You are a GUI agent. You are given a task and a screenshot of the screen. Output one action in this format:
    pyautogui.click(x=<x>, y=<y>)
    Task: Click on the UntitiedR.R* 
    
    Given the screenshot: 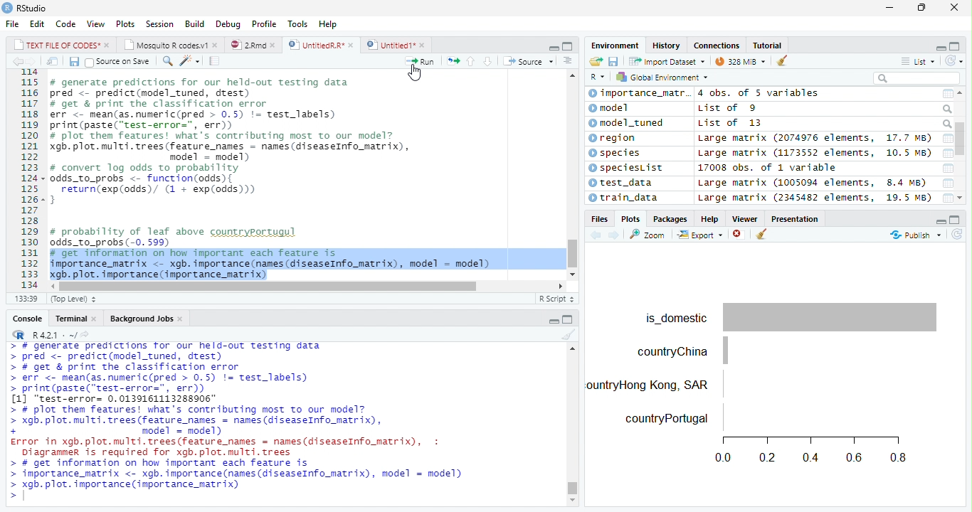 What is the action you would take?
    pyautogui.click(x=321, y=44)
    